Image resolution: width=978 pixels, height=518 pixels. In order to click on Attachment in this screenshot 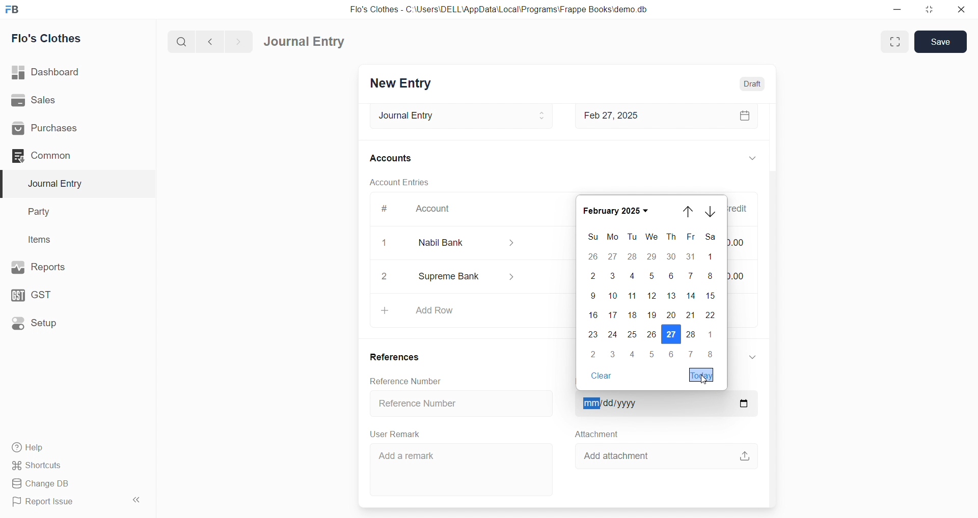, I will do `click(596, 434)`.